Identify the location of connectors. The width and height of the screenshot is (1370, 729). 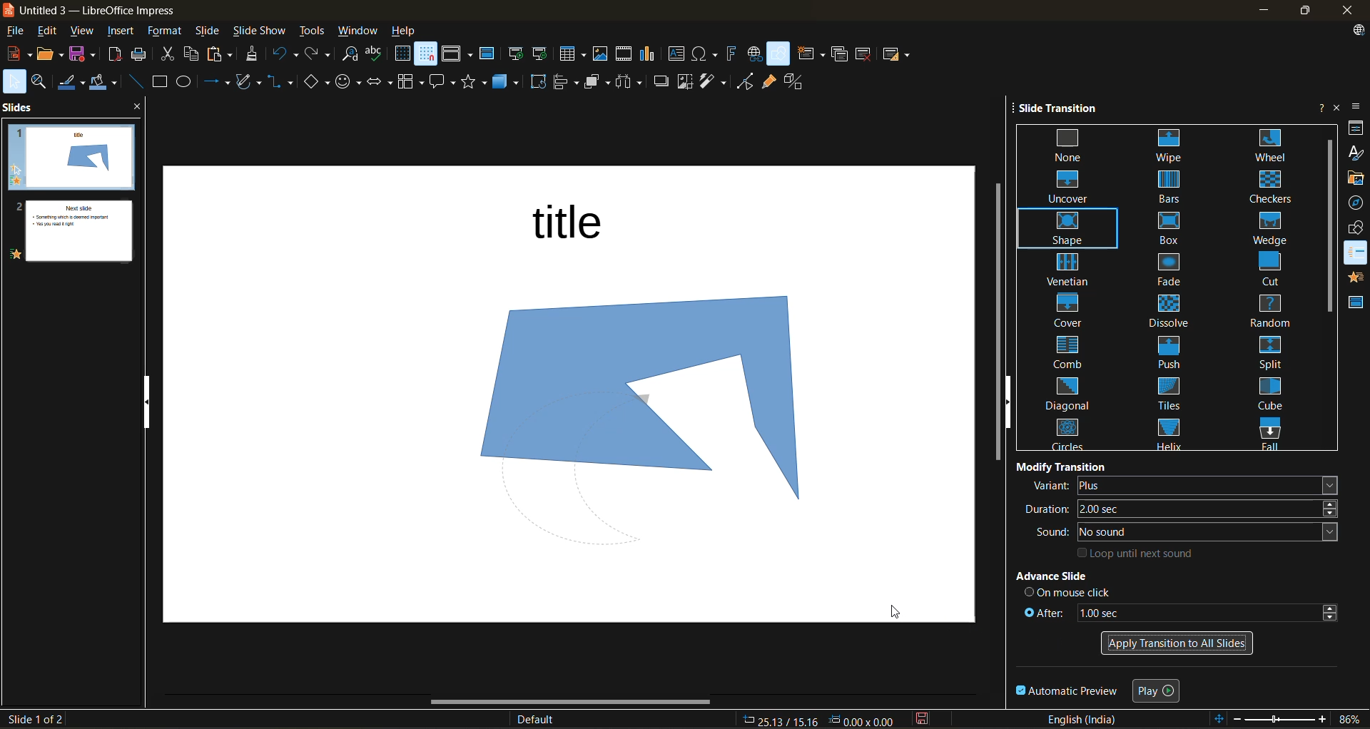
(281, 81).